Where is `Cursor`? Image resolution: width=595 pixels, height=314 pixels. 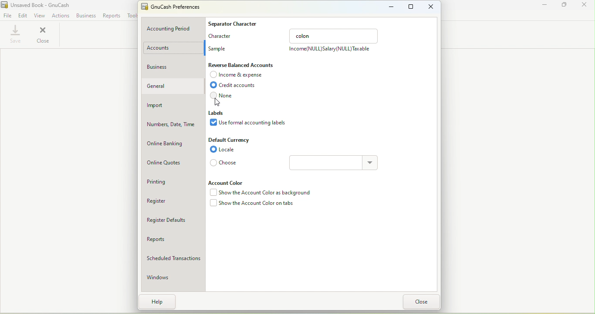 Cursor is located at coordinates (216, 102).